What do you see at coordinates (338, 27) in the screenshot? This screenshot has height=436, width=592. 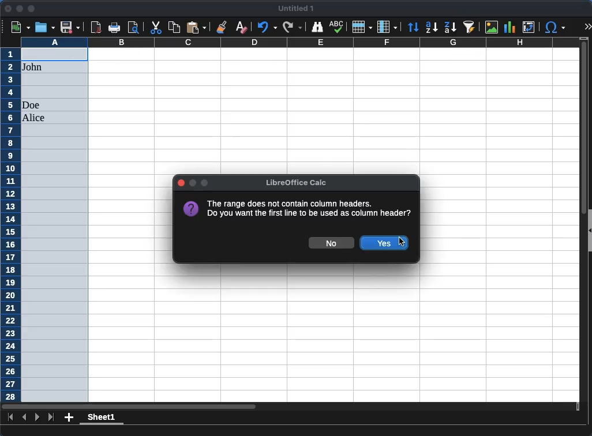 I see `spell check` at bounding box center [338, 27].